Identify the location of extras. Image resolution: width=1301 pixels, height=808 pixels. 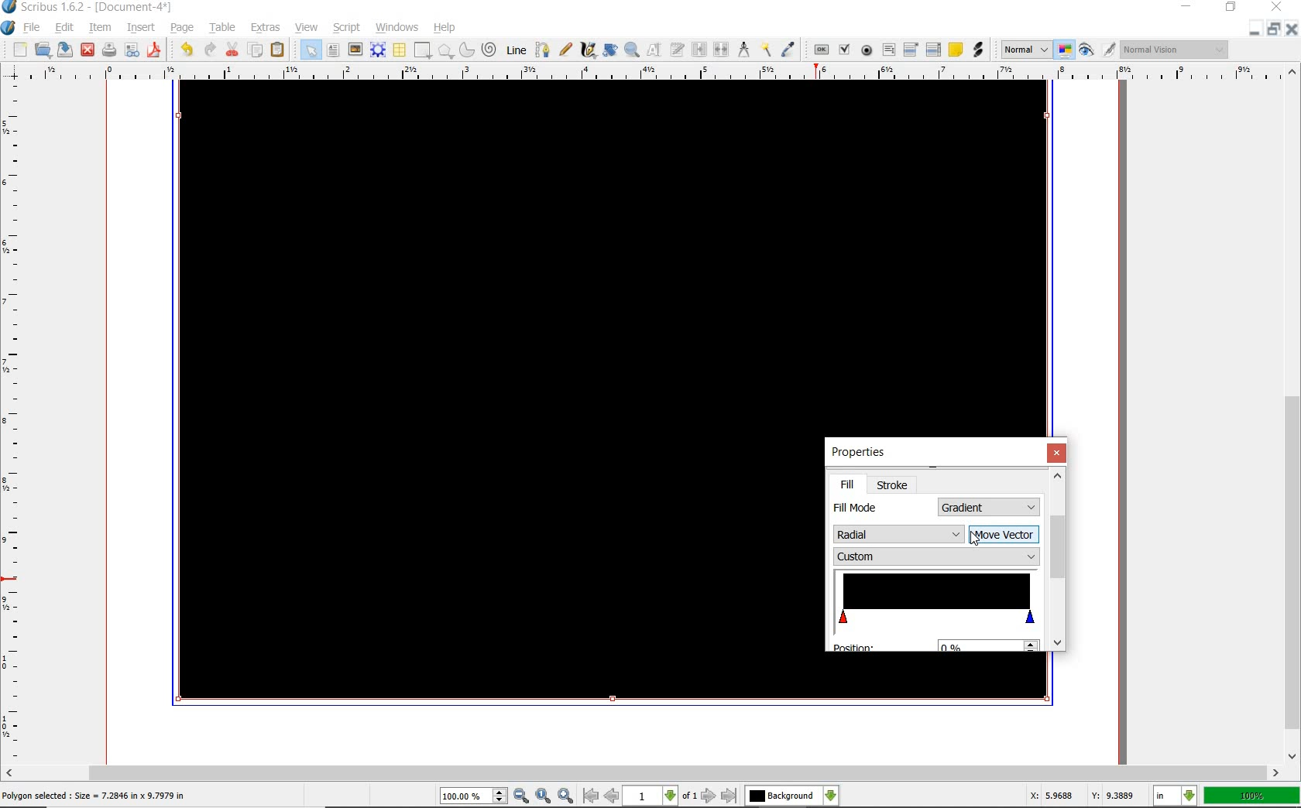
(264, 28).